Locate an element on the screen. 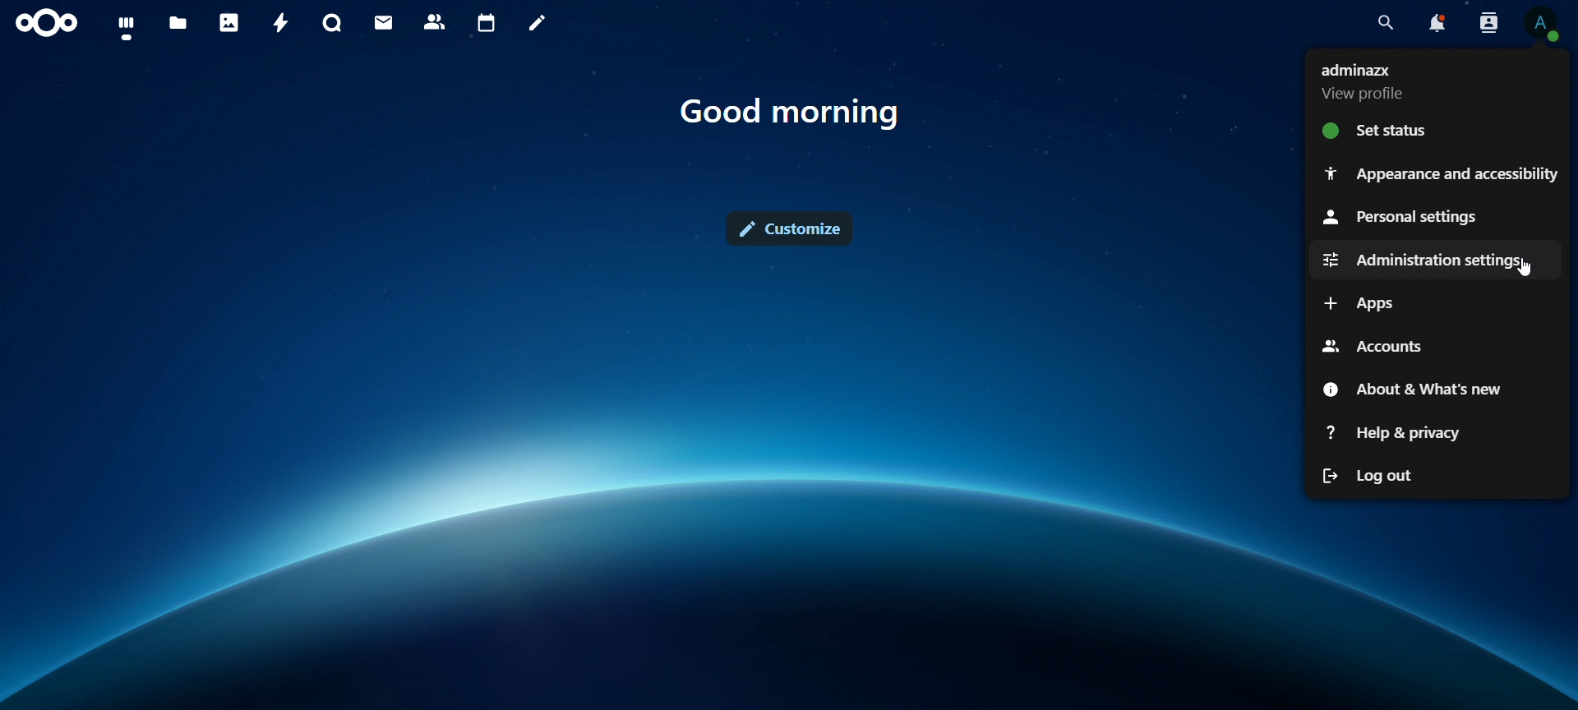  Good morning is located at coordinates (796, 112).